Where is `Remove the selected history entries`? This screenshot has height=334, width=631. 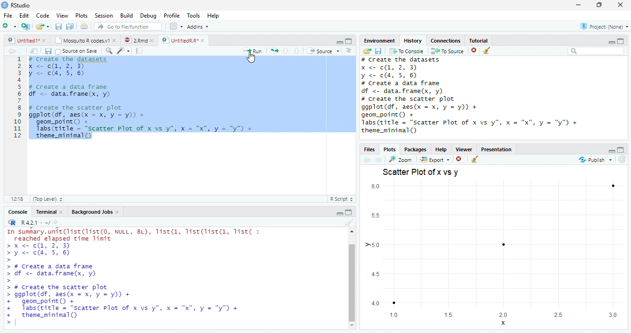
Remove the selected history entries is located at coordinates (475, 51).